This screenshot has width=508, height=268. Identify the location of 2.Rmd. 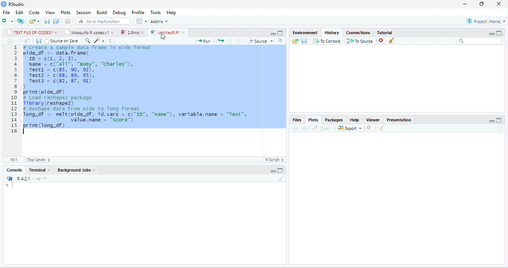
(129, 32).